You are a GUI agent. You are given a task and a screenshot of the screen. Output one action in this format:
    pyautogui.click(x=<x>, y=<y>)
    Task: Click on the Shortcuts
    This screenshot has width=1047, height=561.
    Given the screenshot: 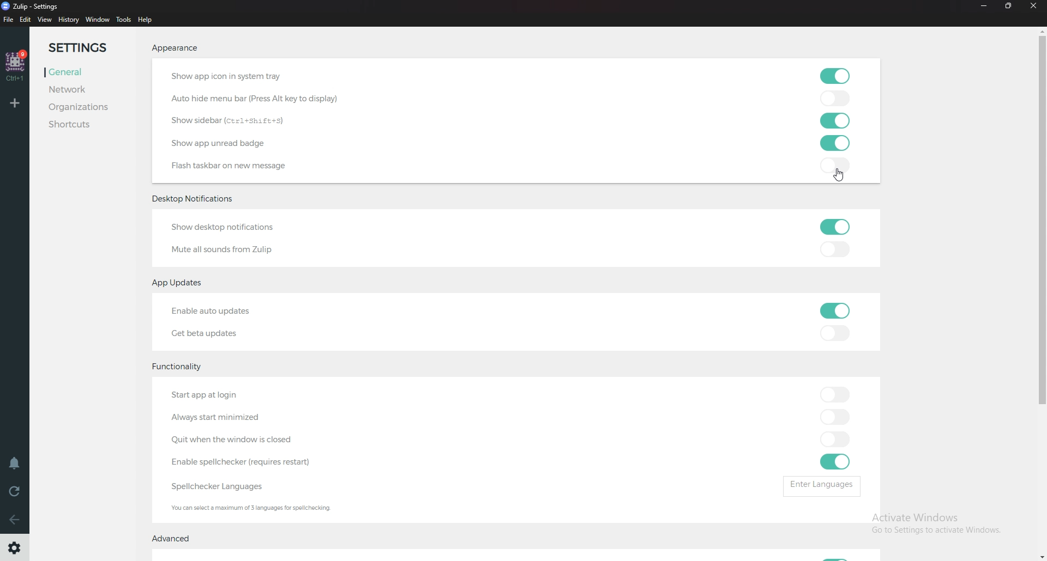 What is the action you would take?
    pyautogui.click(x=82, y=126)
    